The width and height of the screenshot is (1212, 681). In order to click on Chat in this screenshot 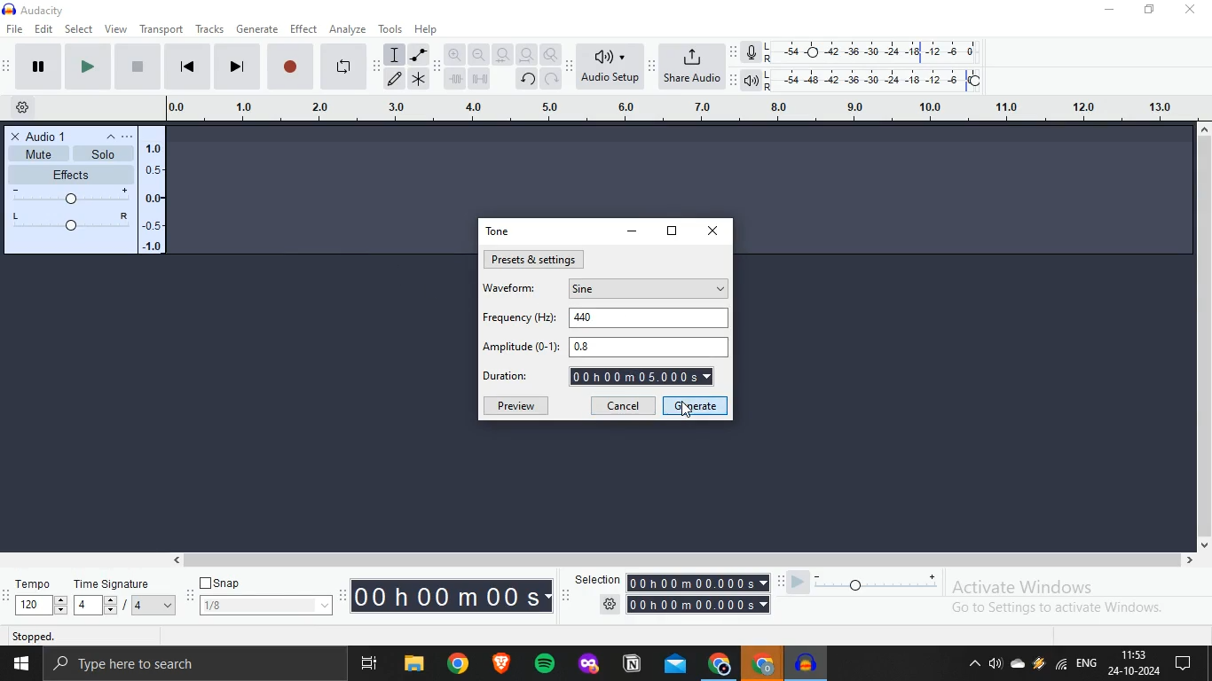, I will do `click(1192, 664)`.